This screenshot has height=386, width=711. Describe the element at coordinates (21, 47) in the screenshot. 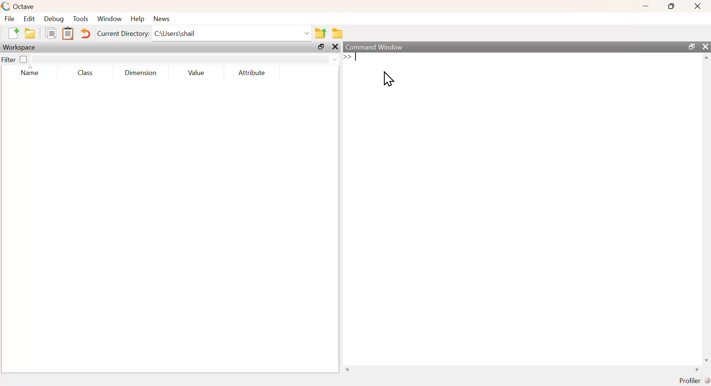

I see `workspace` at that location.